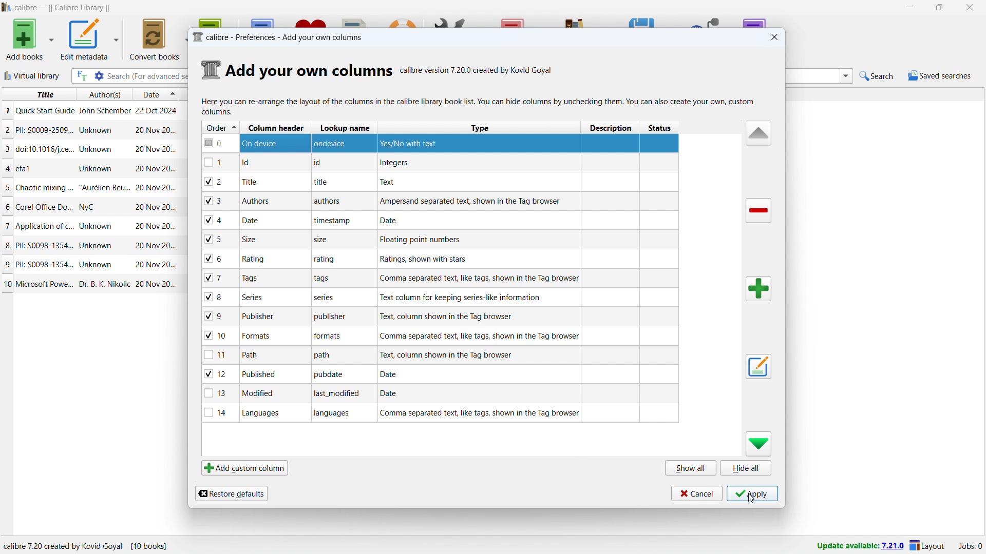  I want to click on calibre 7.20 created by Kovid goyal (10 books), so click(93, 545).